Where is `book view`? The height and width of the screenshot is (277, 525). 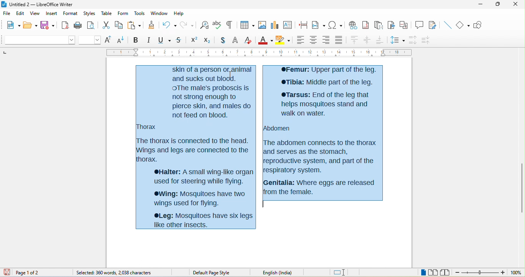 book view is located at coordinates (445, 272).